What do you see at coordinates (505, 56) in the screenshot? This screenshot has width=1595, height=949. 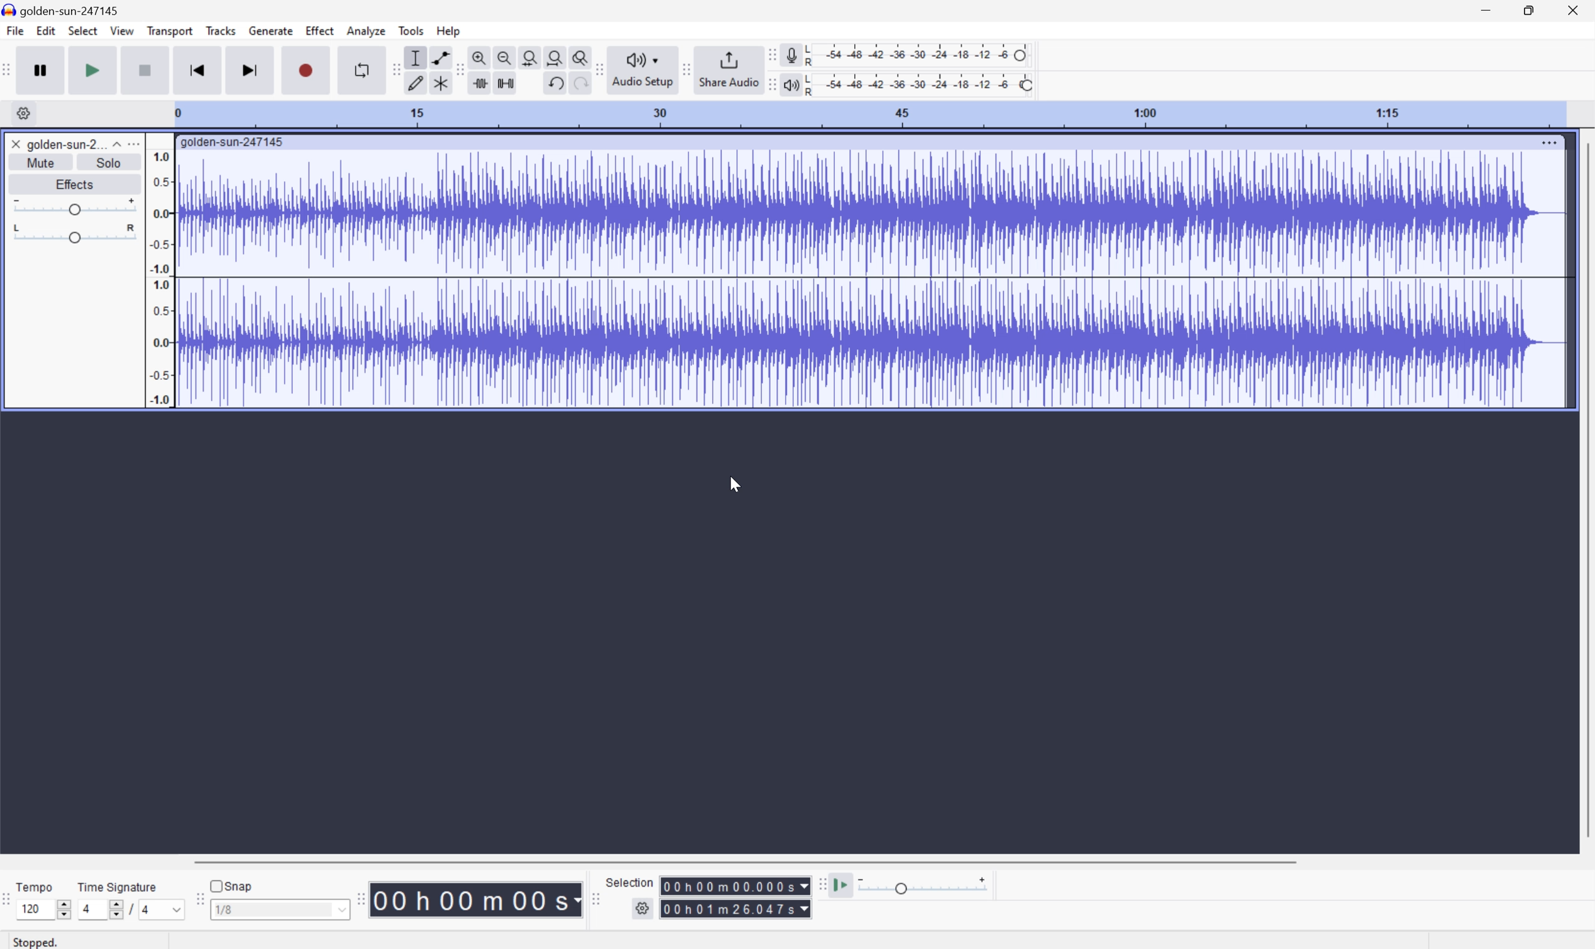 I see `Zoom out` at bounding box center [505, 56].